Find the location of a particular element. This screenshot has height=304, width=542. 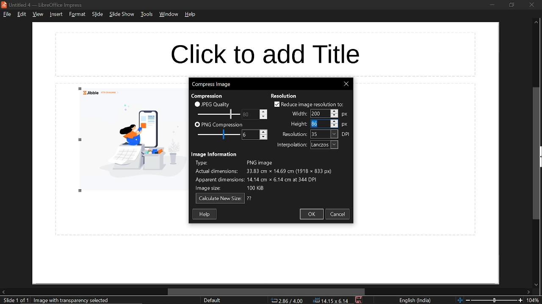

resolution is located at coordinates (324, 134).